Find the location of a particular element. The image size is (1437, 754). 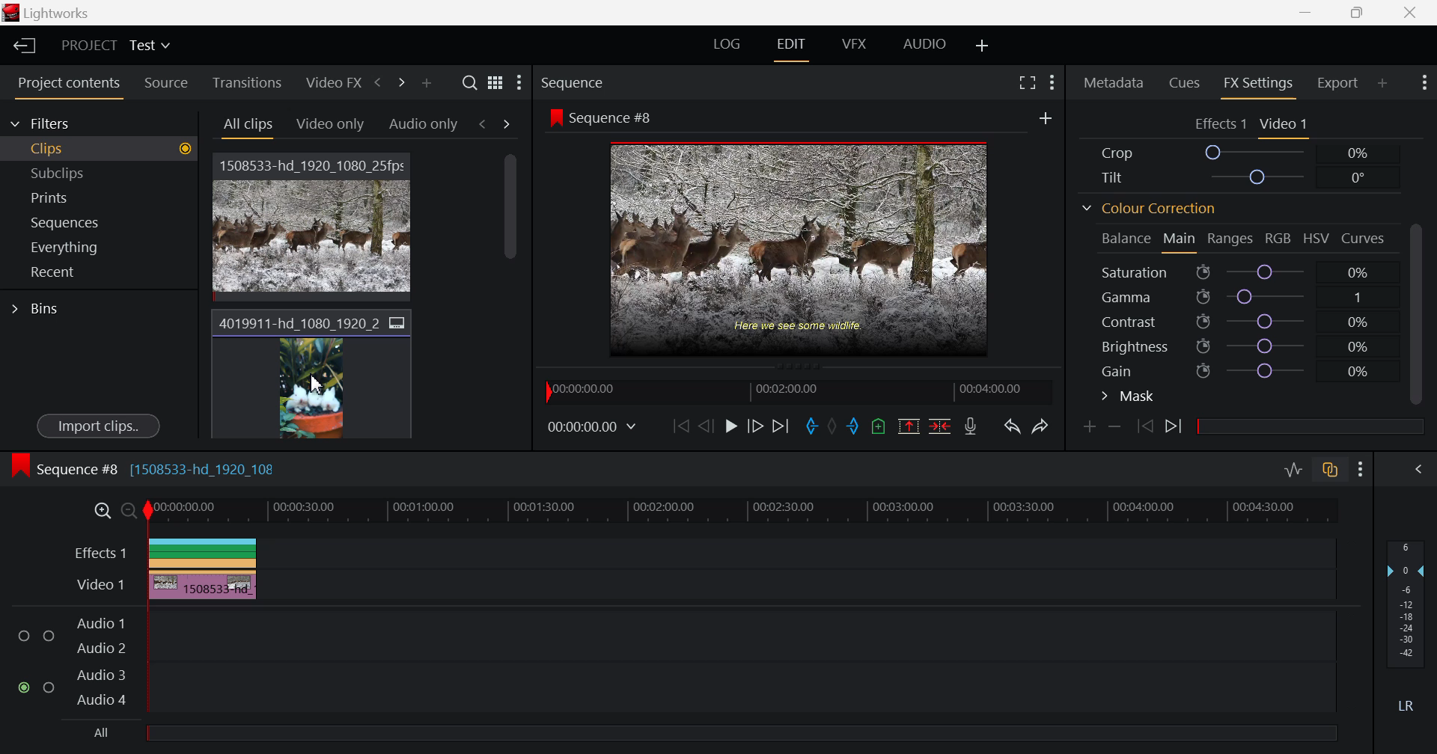

Back to Homepage is located at coordinates (22, 44).